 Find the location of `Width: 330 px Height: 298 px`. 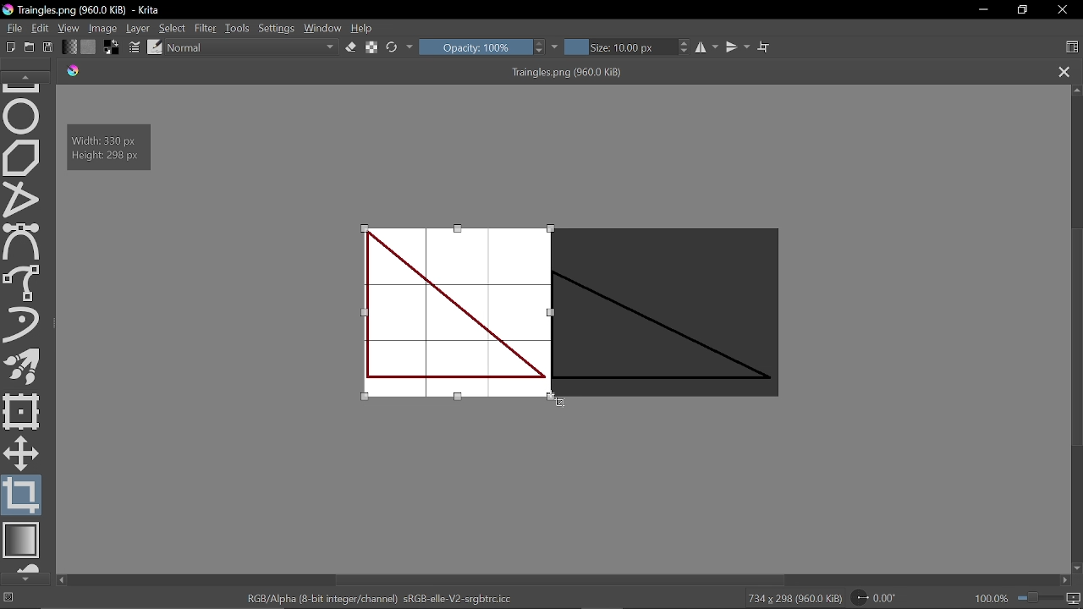

Width: 330 px Height: 298 px is located at coordinates (110, 147).